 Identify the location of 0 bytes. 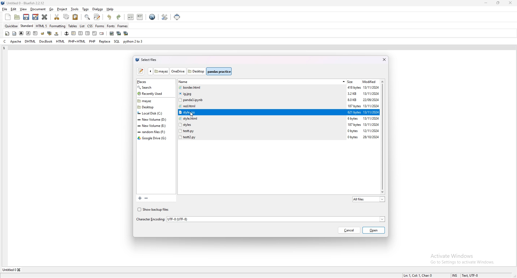
(354, 137).